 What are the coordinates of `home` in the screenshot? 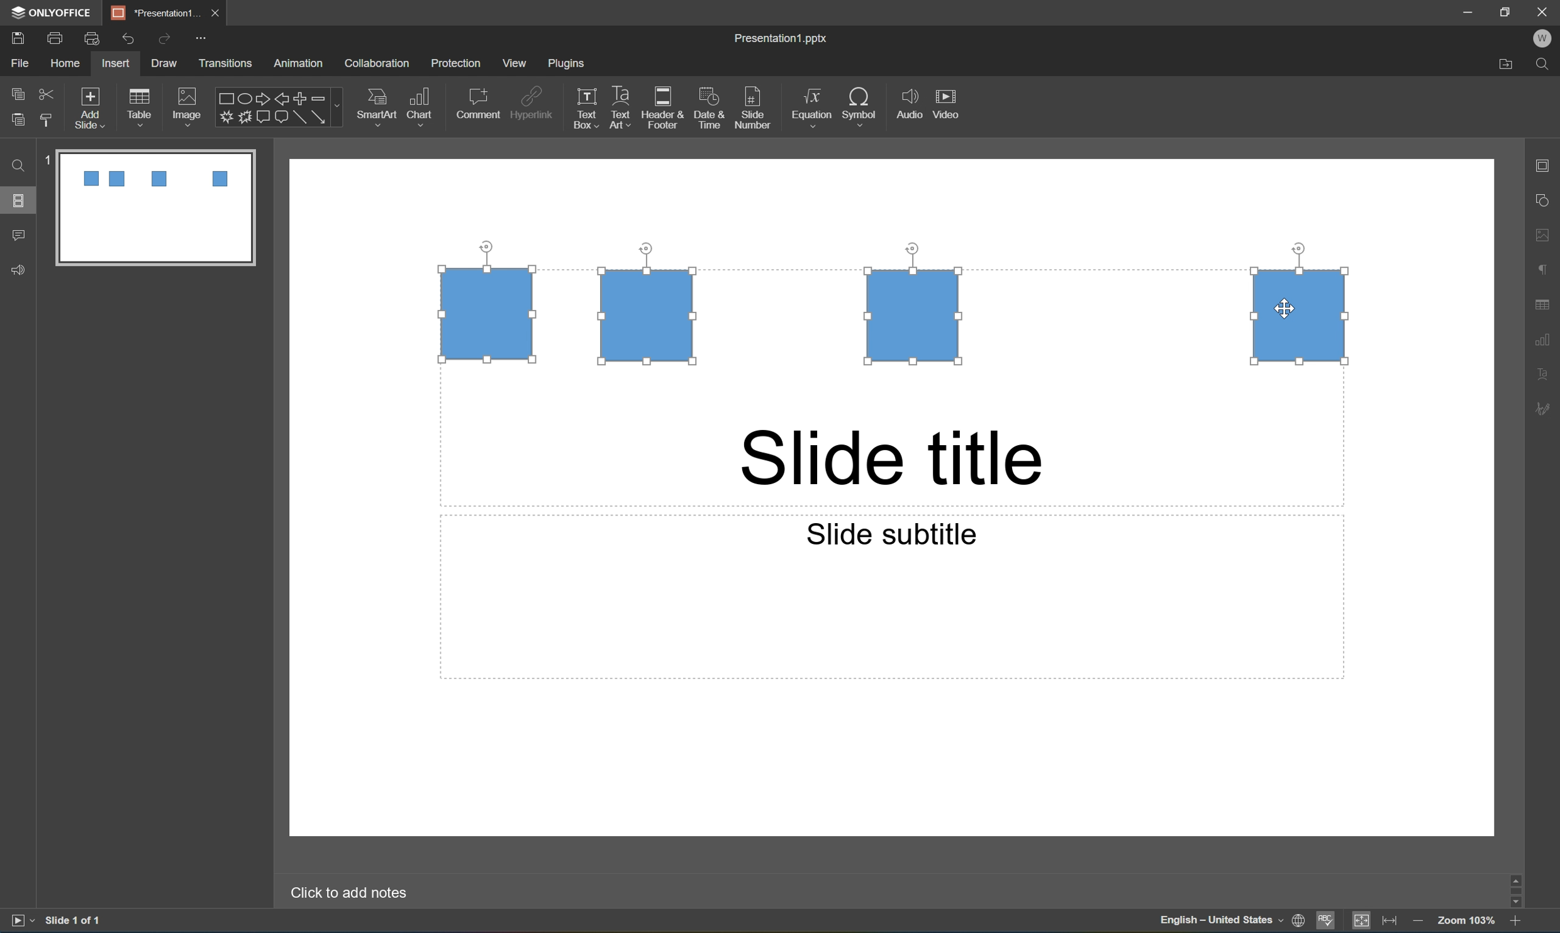 It's located at (64, 64).